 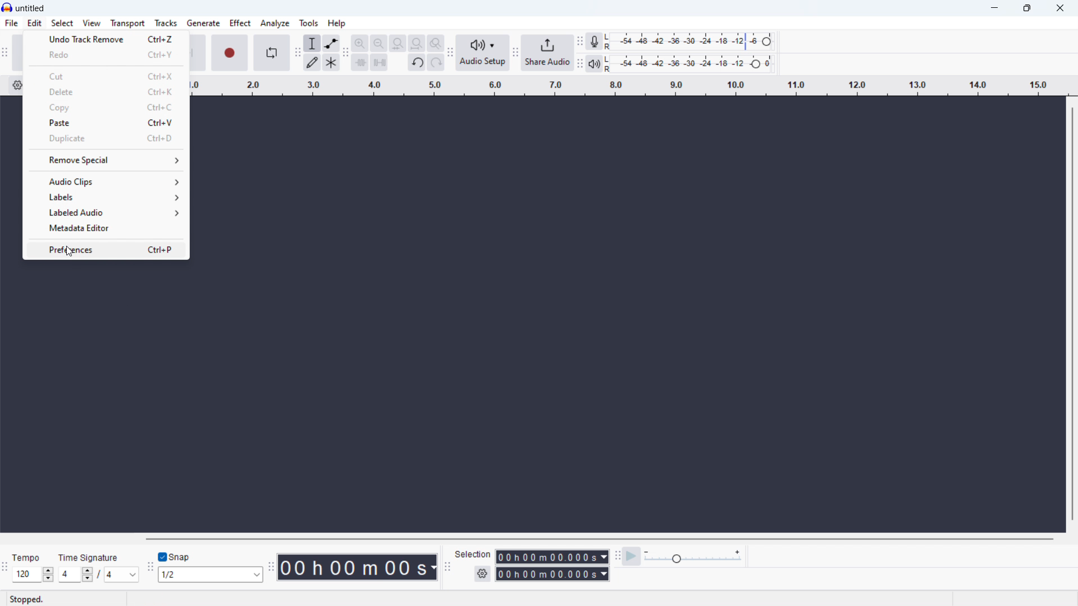 What do you see at coordinates (693, 42) in the screenshot?
I see `recording level` at bounding box center [693, 42].